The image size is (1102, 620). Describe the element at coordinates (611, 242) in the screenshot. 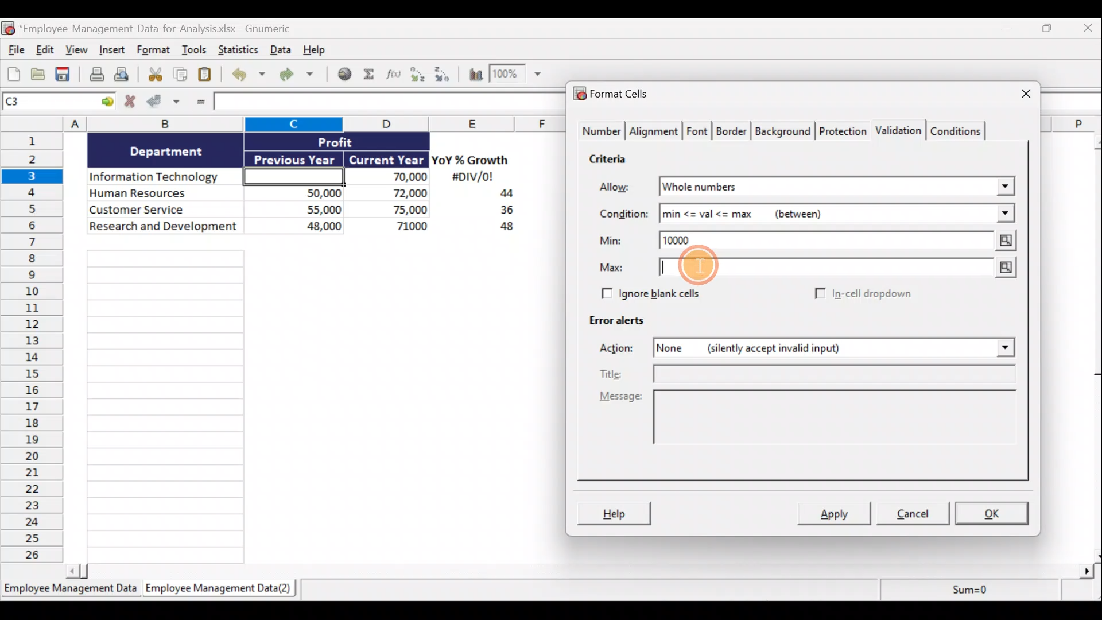

I see `Min:` at that location.